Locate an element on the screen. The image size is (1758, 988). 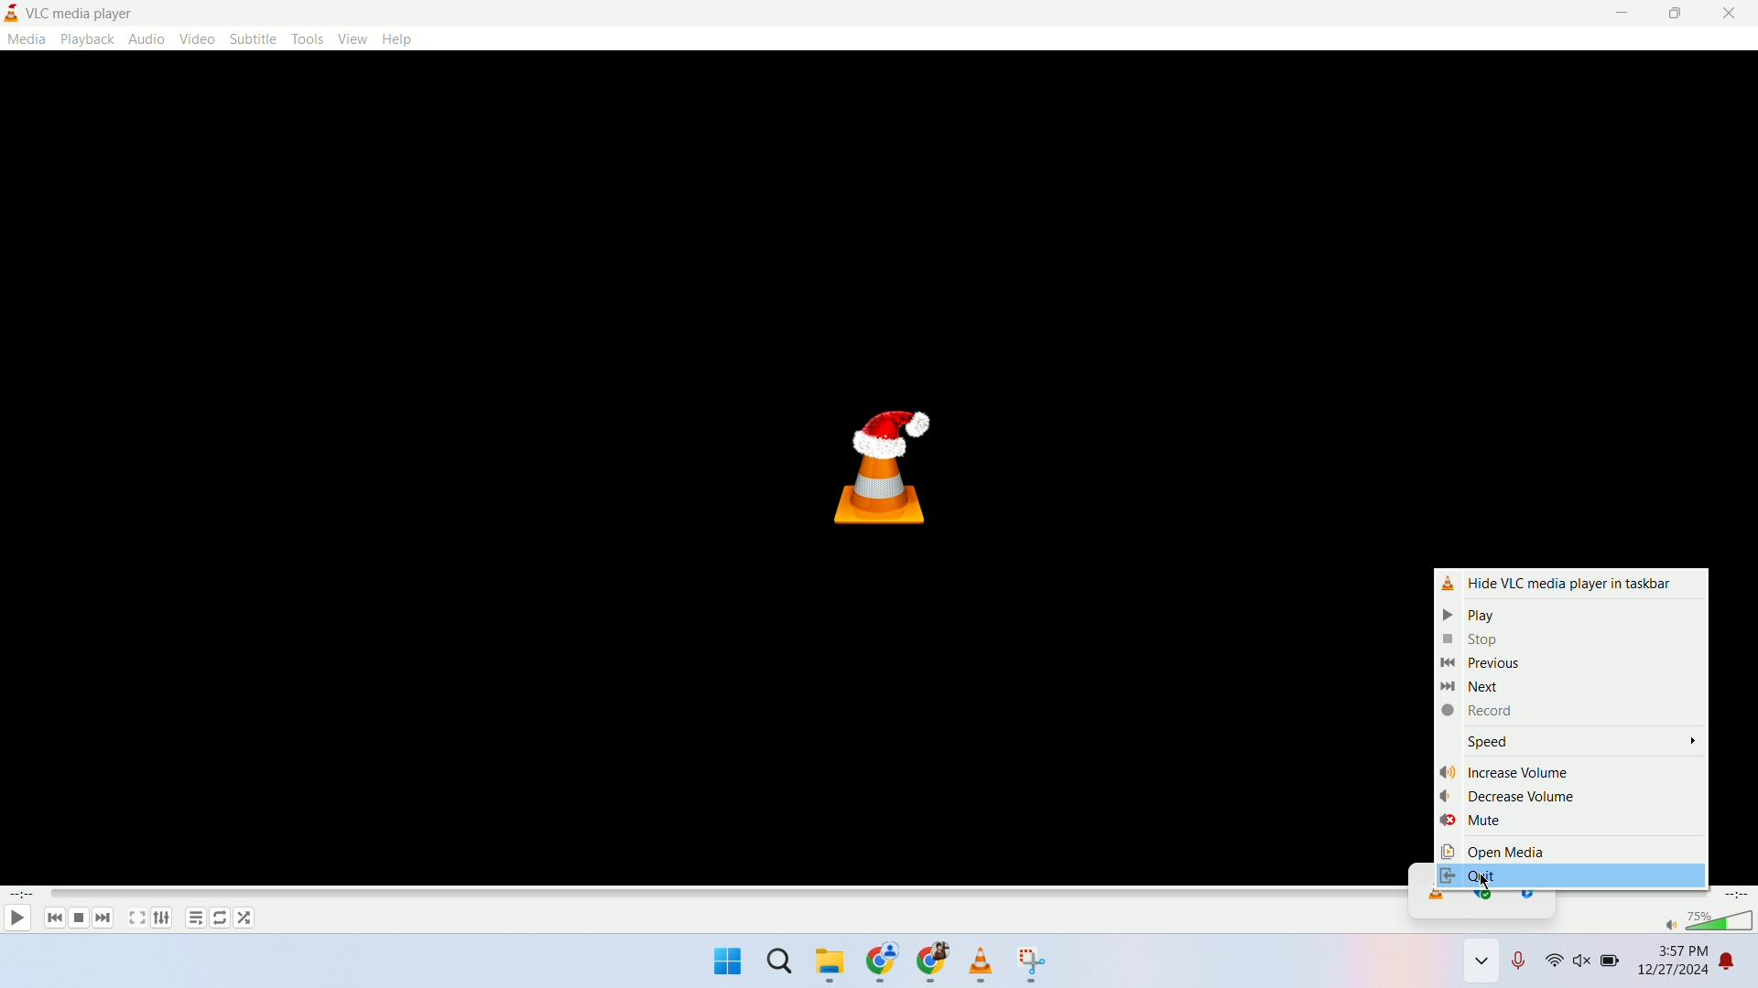
date and time is located at coordinates (1672, 965).